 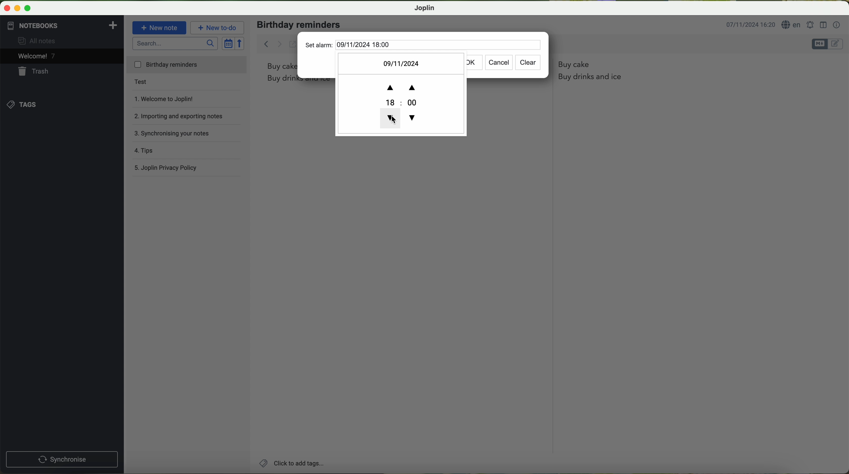 What do you see at coordinates (175, 44) in the screenshot?
I see `search bar` at bounding box center [175, 44].